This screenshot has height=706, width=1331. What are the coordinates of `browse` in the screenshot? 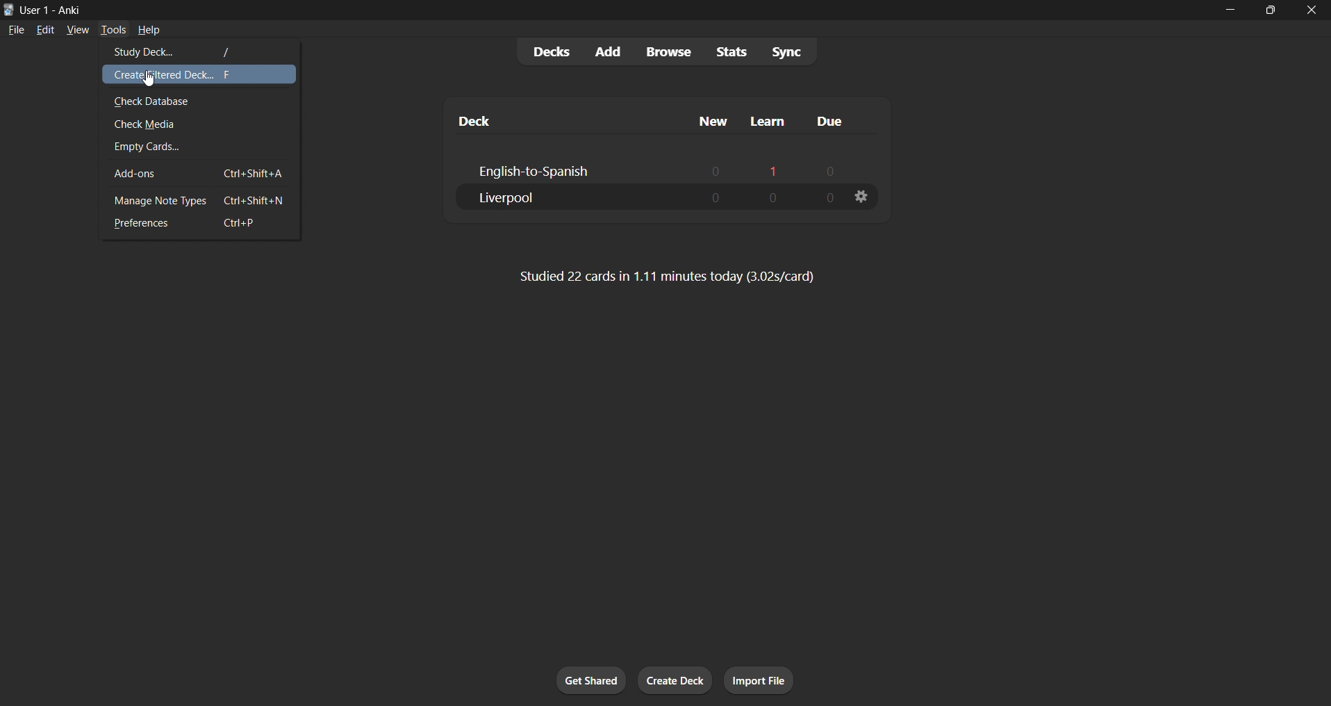 It's located at (661, 51).